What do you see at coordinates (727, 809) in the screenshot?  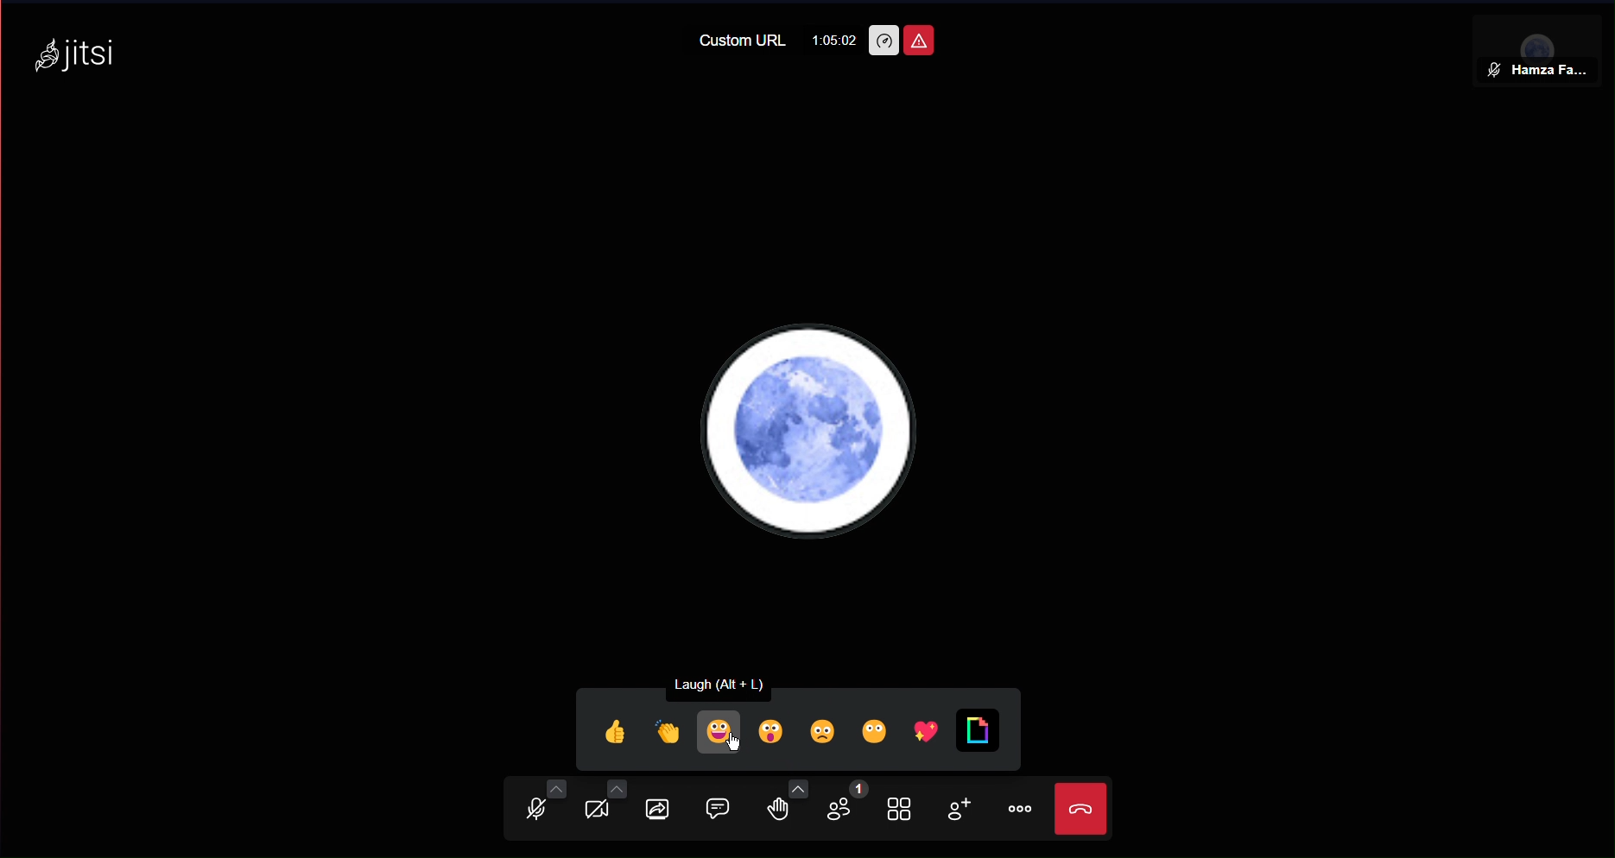 I see `Chat` at bounding box center [727, 809].